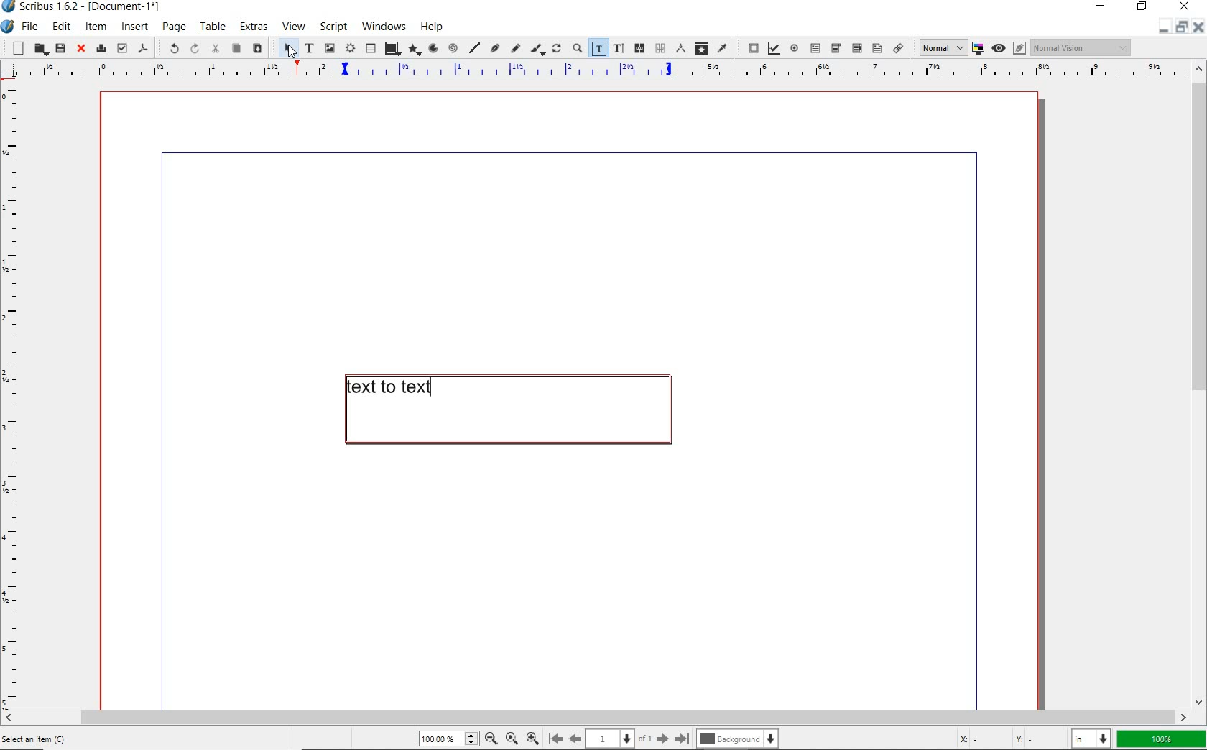  Describe the element at coordinates (432, 49) in the screenshot. I see `arc` at that location.